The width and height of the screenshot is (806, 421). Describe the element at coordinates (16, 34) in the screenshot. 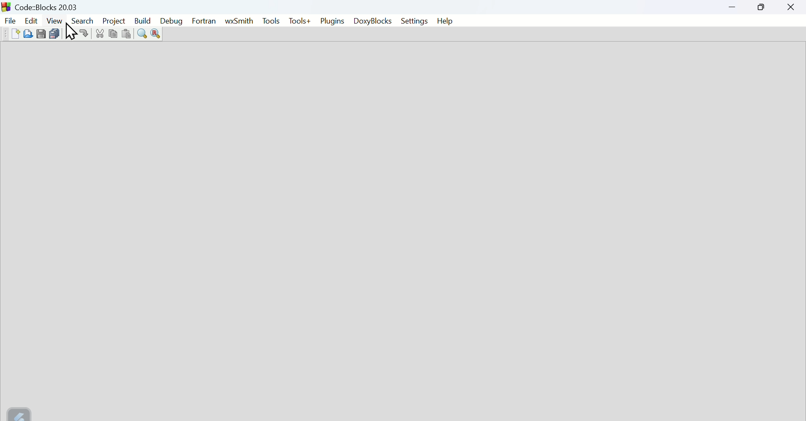

I see `Create new file` at that location.